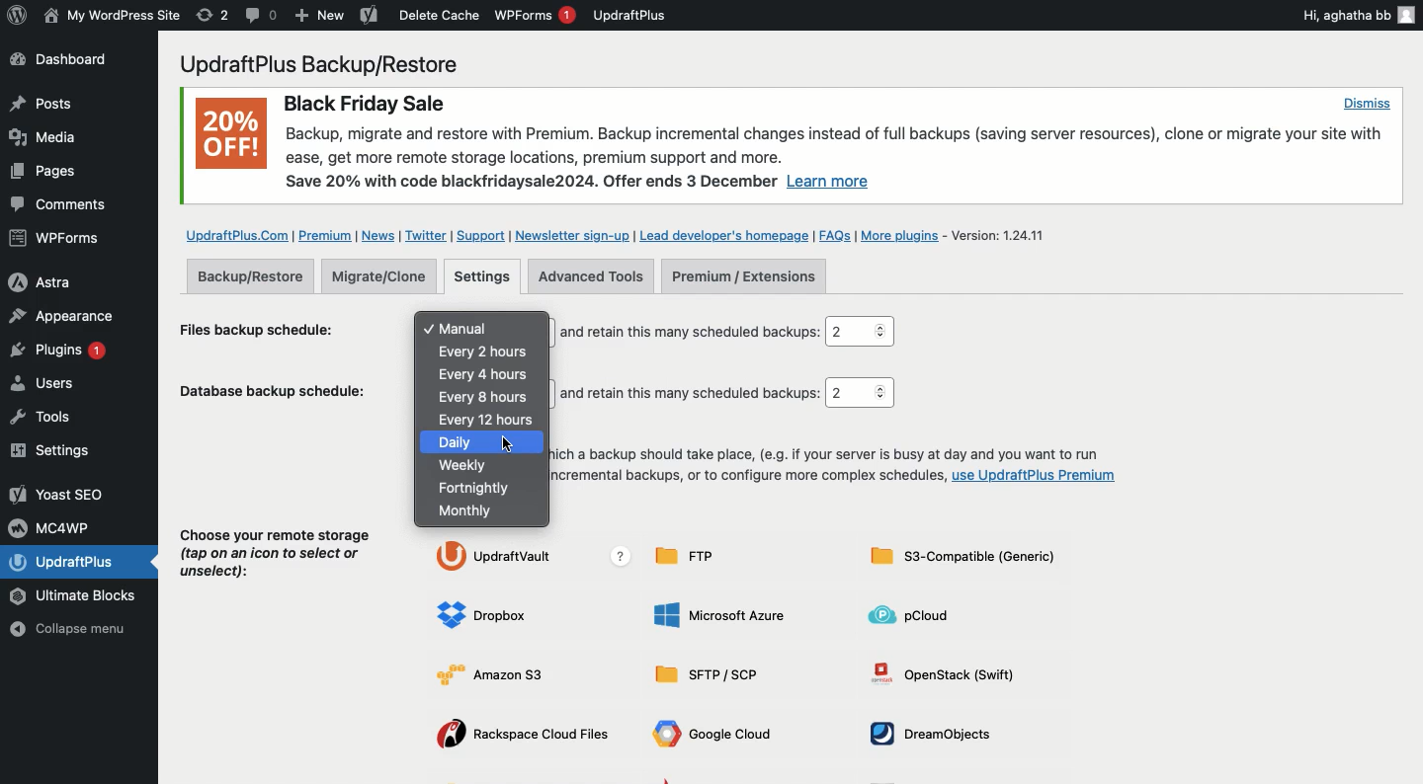 Image resolution: width=1423 pixels, height=784 pixels. What do you see at coordinates (54, 526) in the screenshot?
I see `MC4WP` at bounding box center [54, 526].